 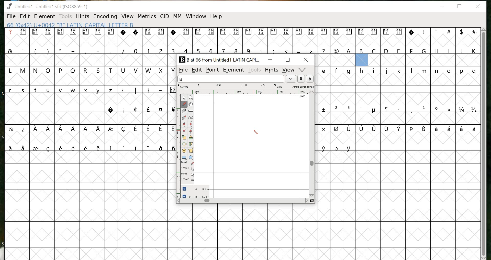 I want to click on down, so click(x=311, y=79).